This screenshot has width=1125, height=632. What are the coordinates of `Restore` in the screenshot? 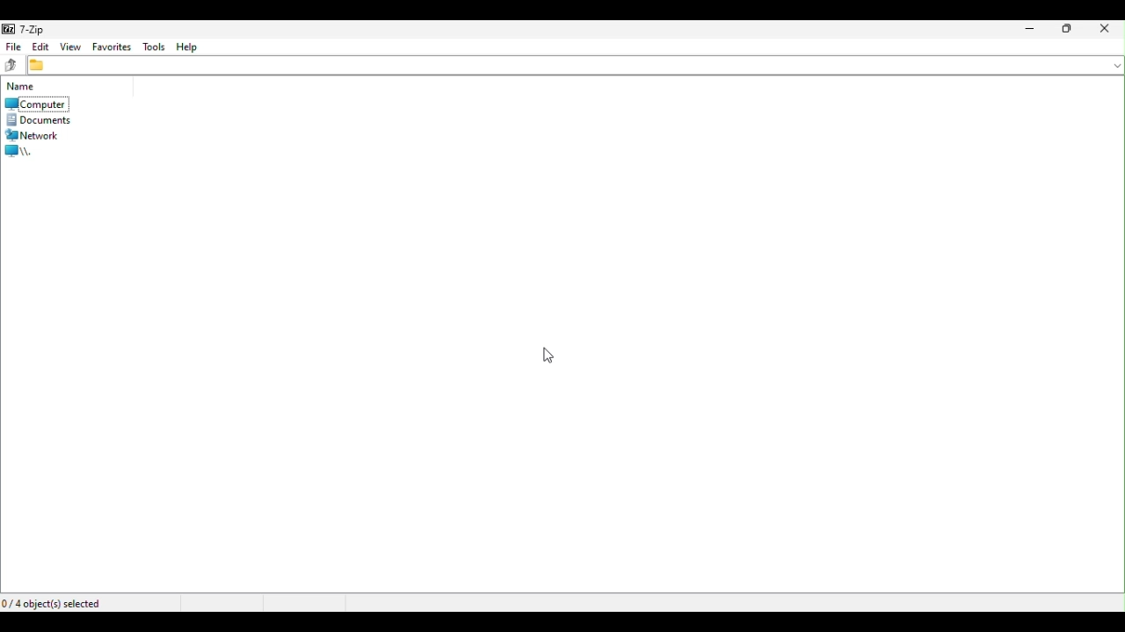 It's located at (1065, 29).